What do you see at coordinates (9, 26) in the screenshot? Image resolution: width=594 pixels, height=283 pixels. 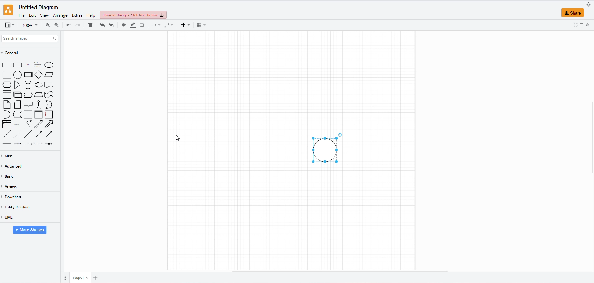 I see `VIEW` at bounding box center [9, 26].